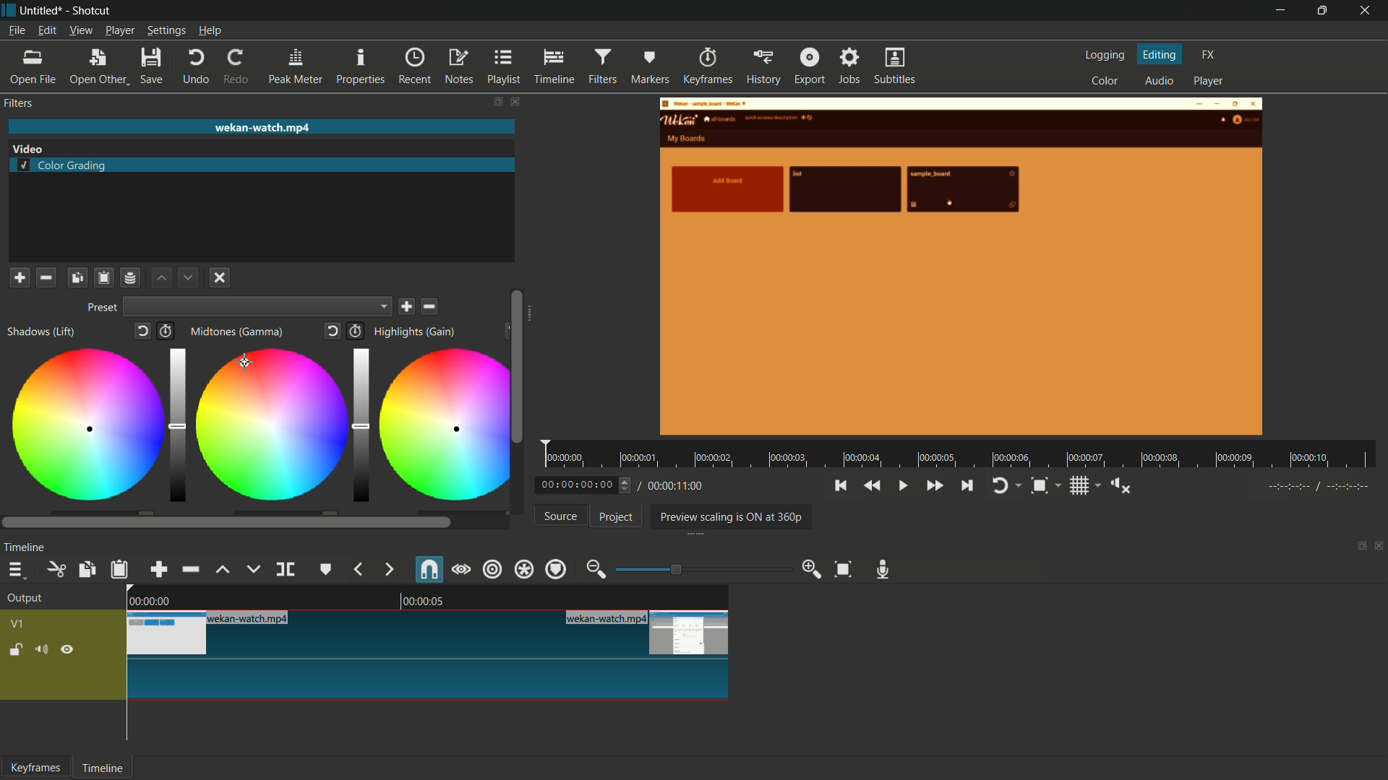 This screenshot has width=1388, height=780. I want to click on save, so click(155, 66).